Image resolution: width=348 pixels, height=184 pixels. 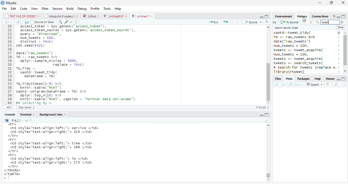 I want to click on minimze/maximize, so click(x=261, y=16).